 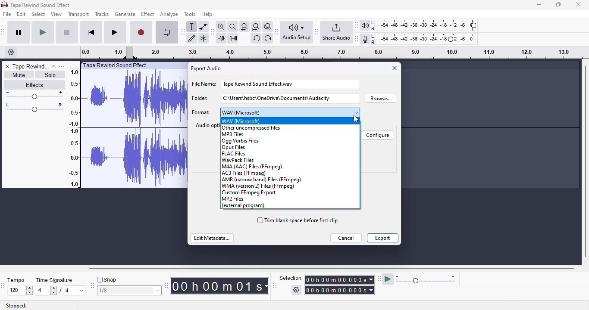 I want to click on WMA (version 2) files (FFmpeg), so click(x=257, y=186).